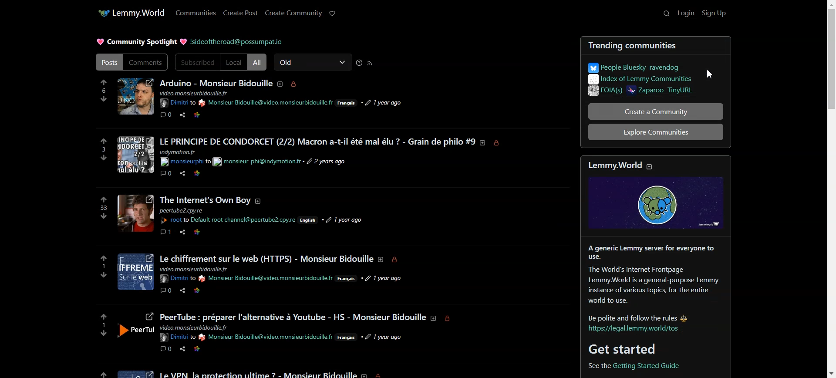 The width and height of the screenshot is (836, 378). I want to click on Text, so click(217, 82).